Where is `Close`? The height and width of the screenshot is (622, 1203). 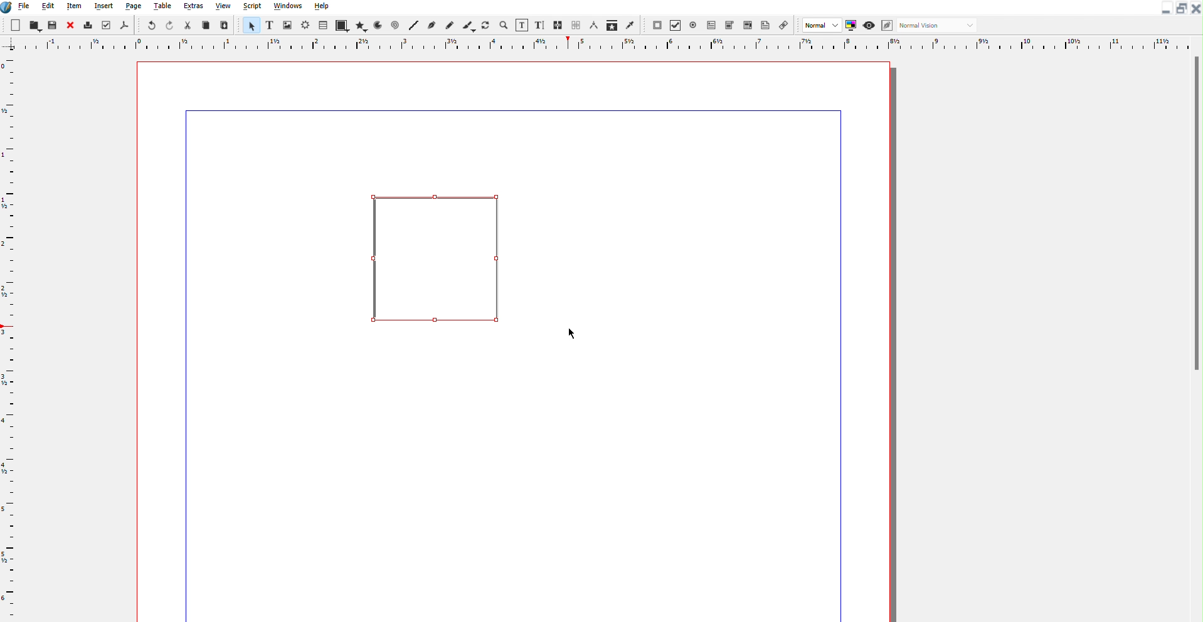
Close is located at coordinates (1195, 8).